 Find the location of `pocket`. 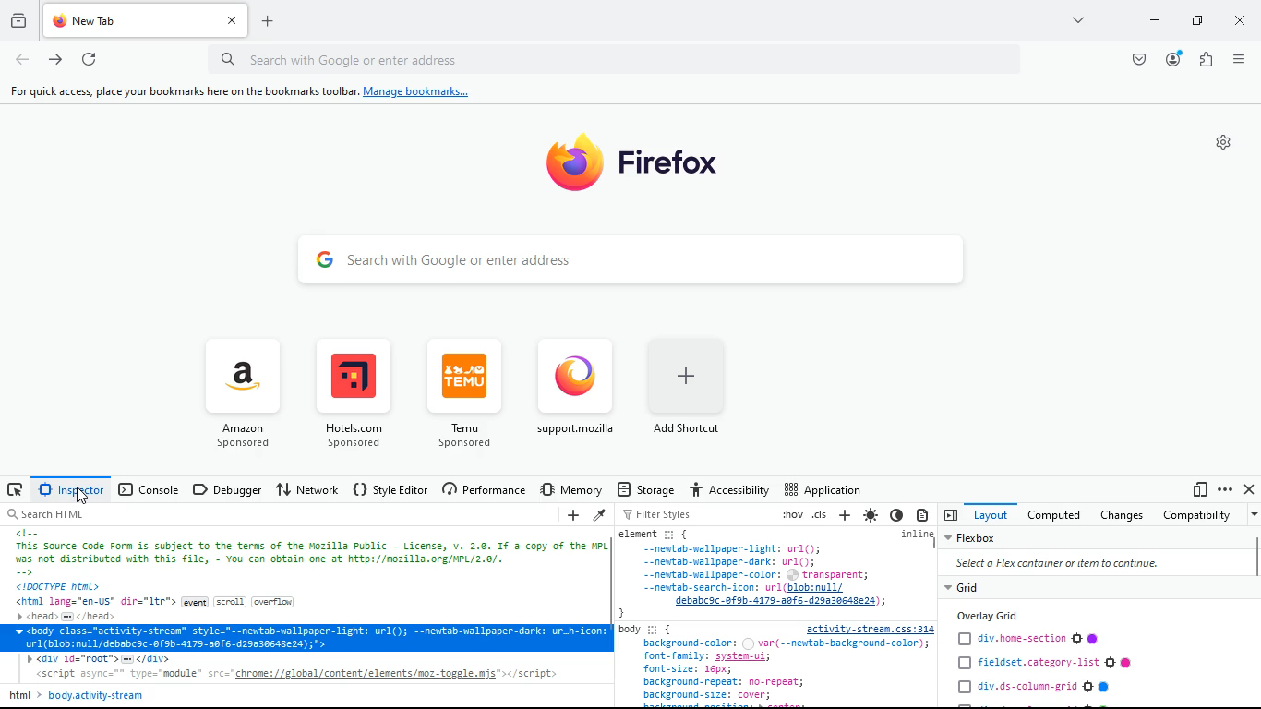

pocket is located at coordinates (1135, 59).